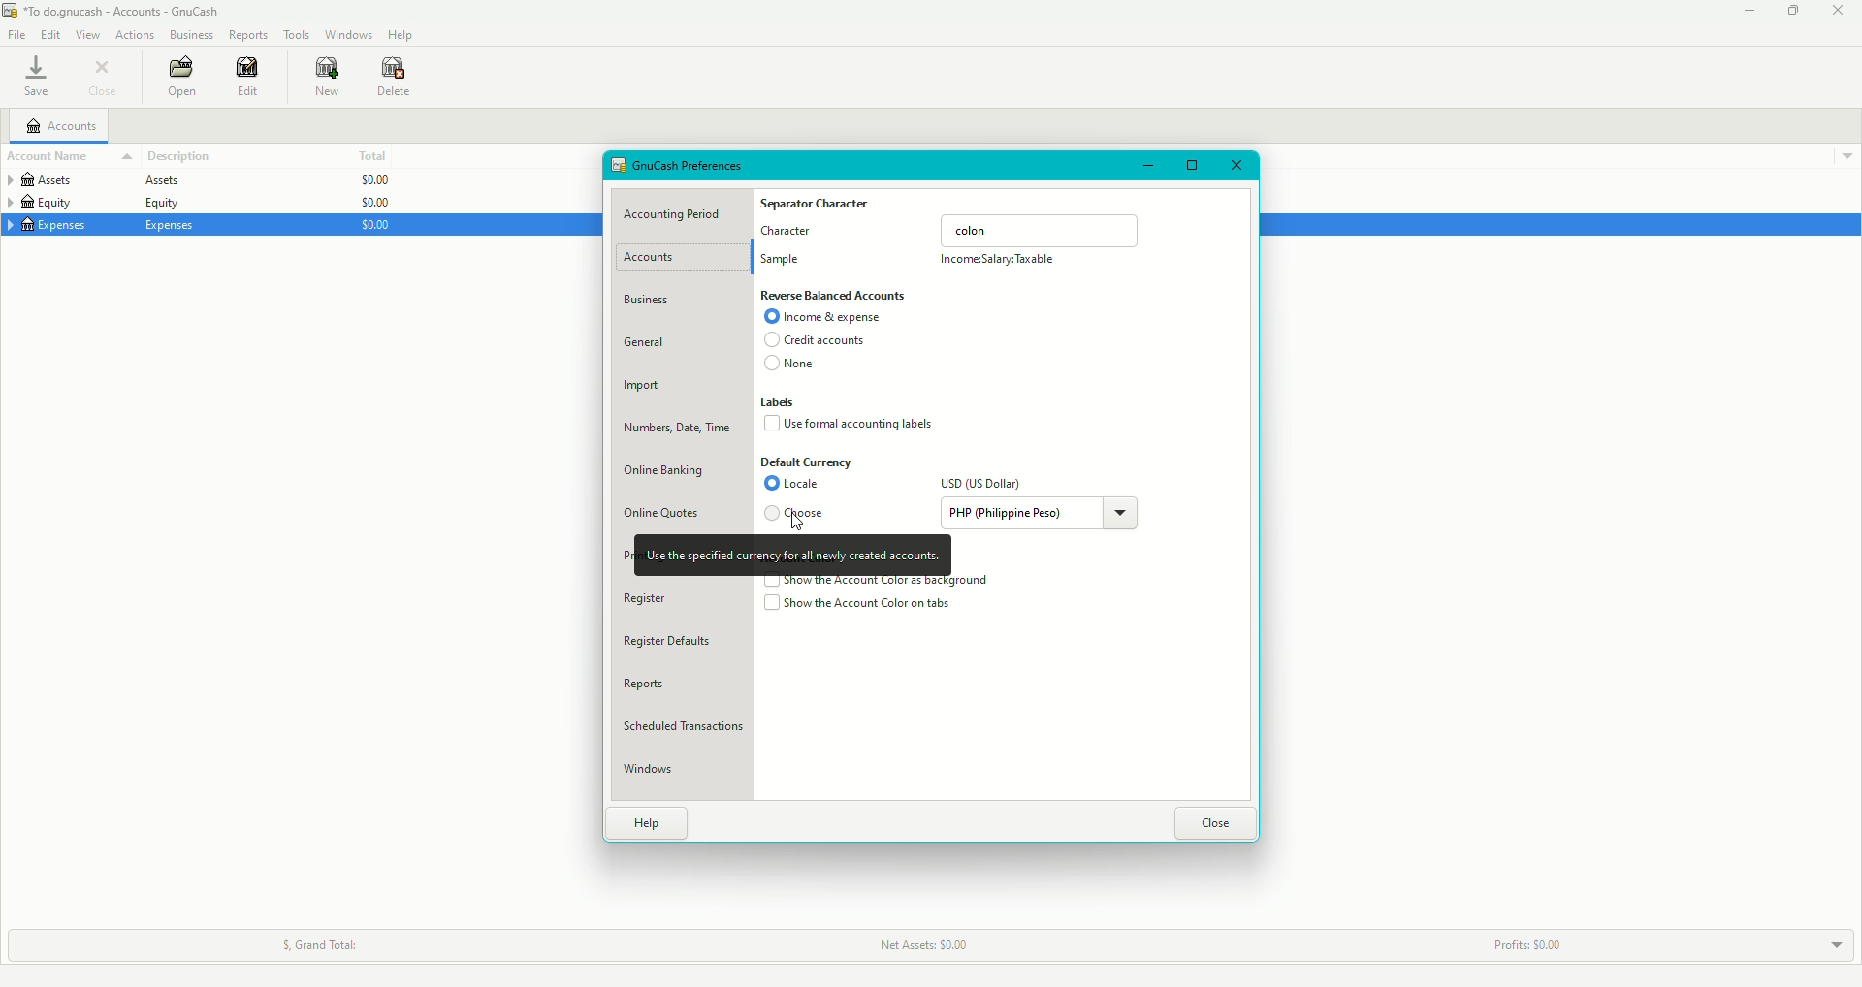 The height and width of the screenshot is (987, 1862). I want to click on Register Defaults, so click(675, 644).